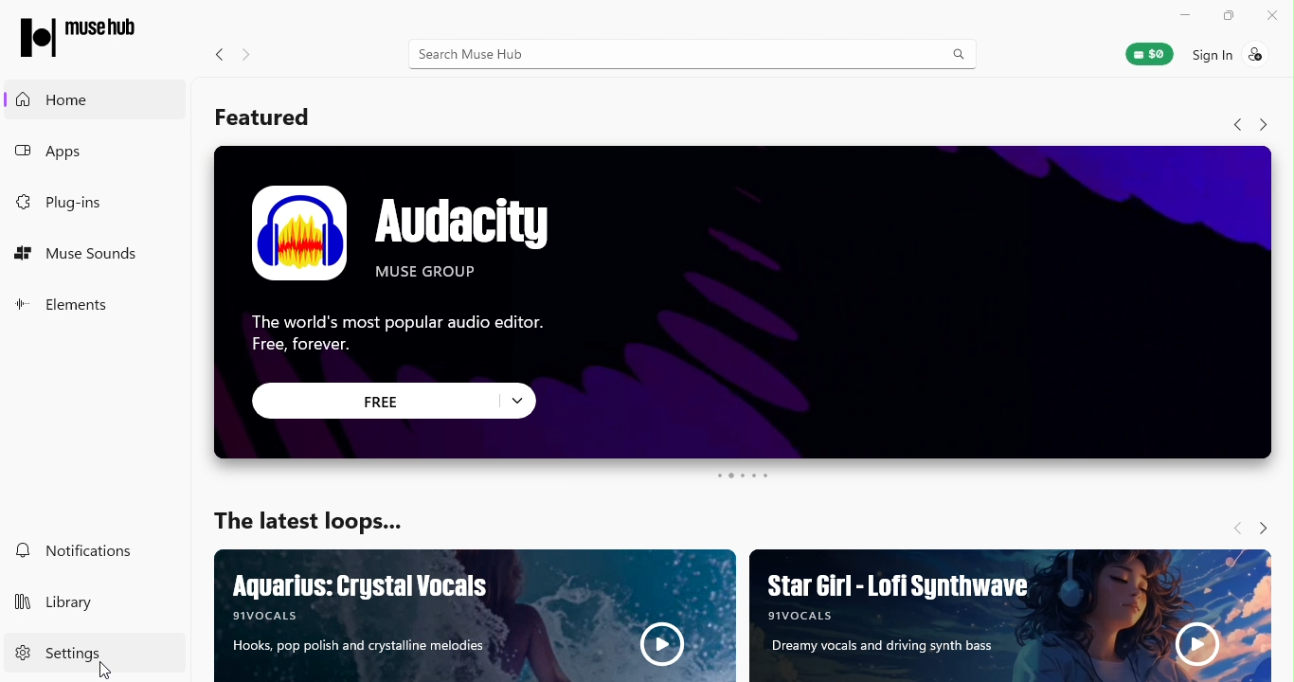 The image size is (1294, 682). What do you see at coordinates (1240, 58) in the screenshot?
I see `Sign in` at bounding box center [1240, 58].